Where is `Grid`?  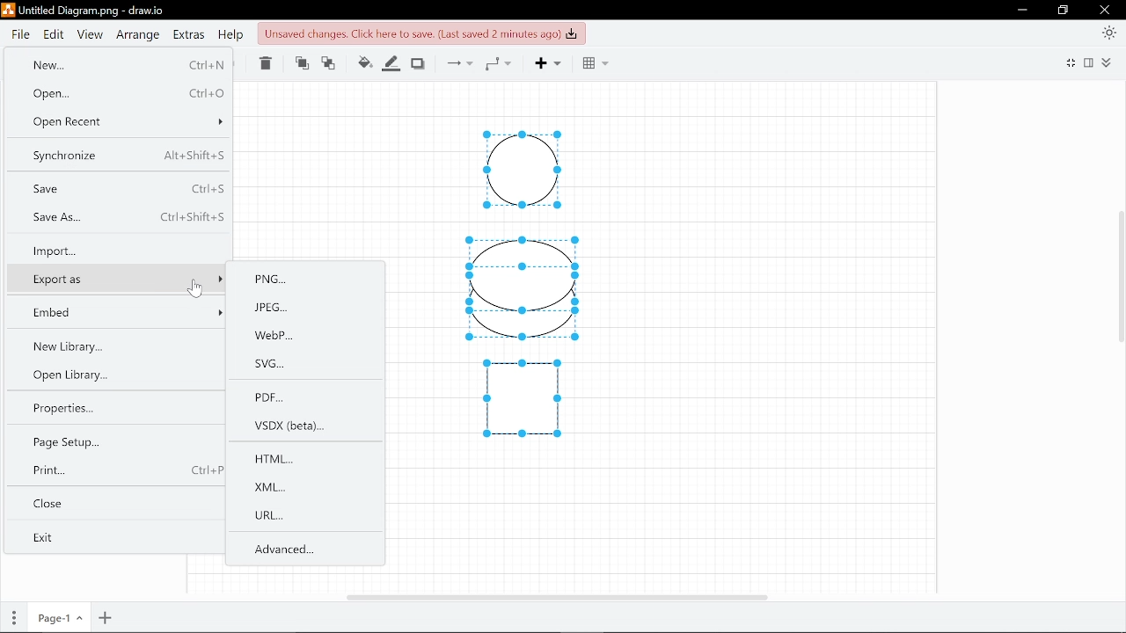 Grid is located at coordinates (594, 63).